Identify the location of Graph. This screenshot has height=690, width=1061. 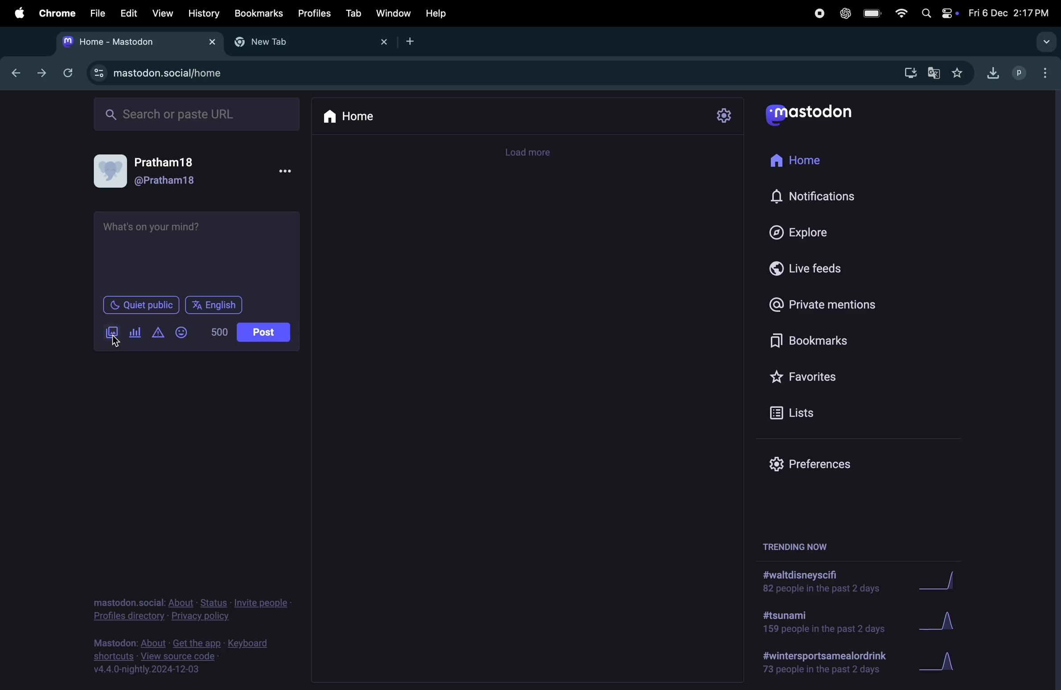
(950, 659).